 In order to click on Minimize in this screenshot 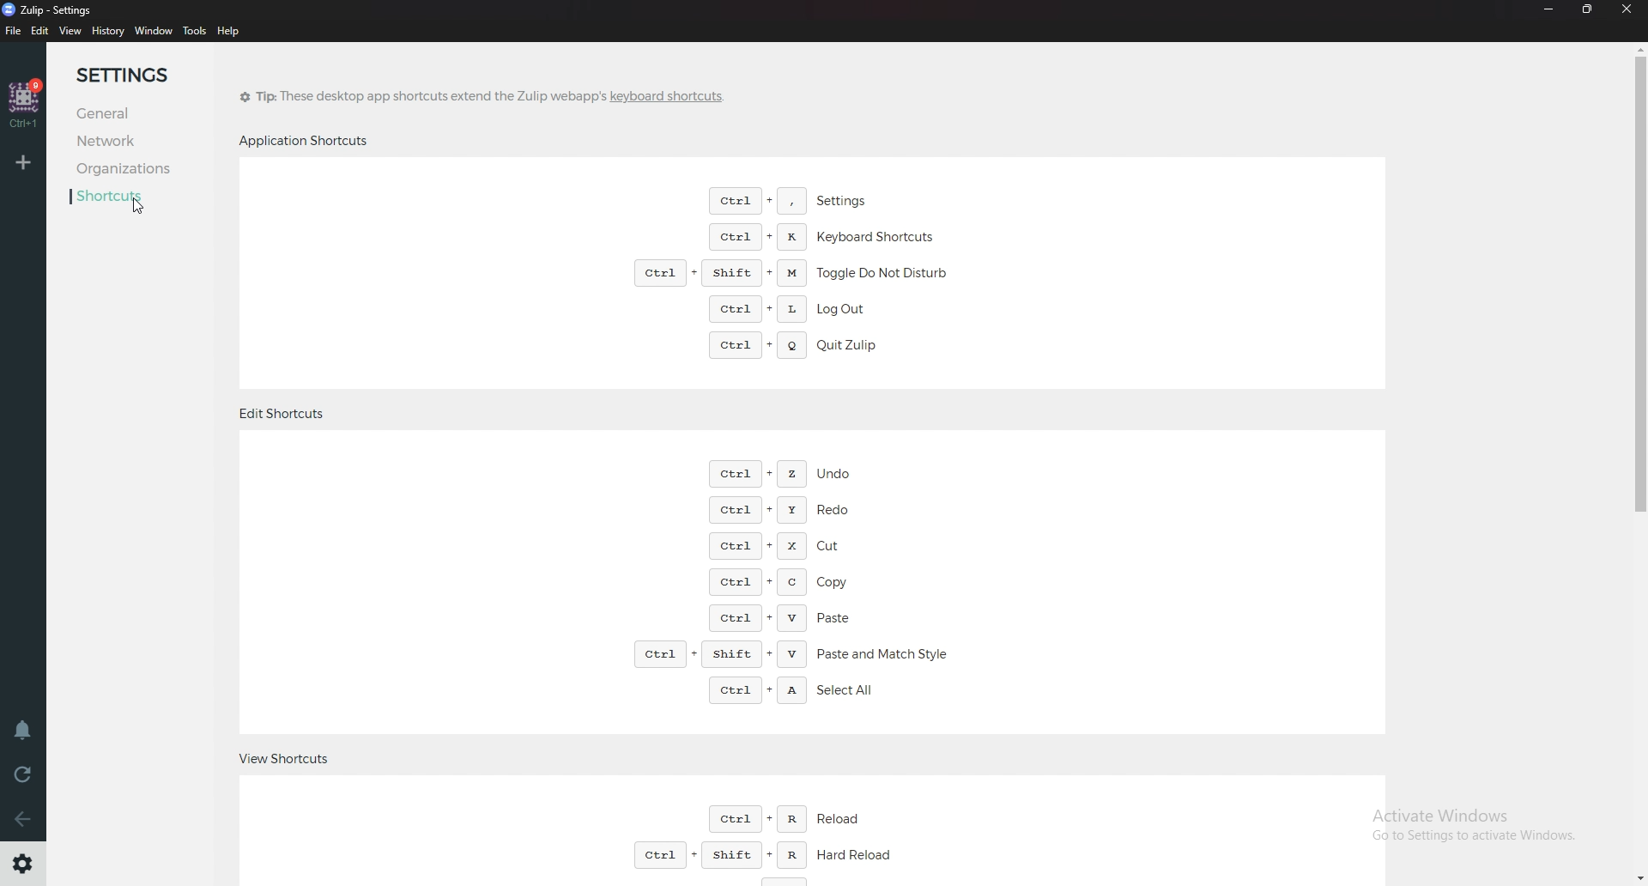, I will do `click(1548, 10)`.